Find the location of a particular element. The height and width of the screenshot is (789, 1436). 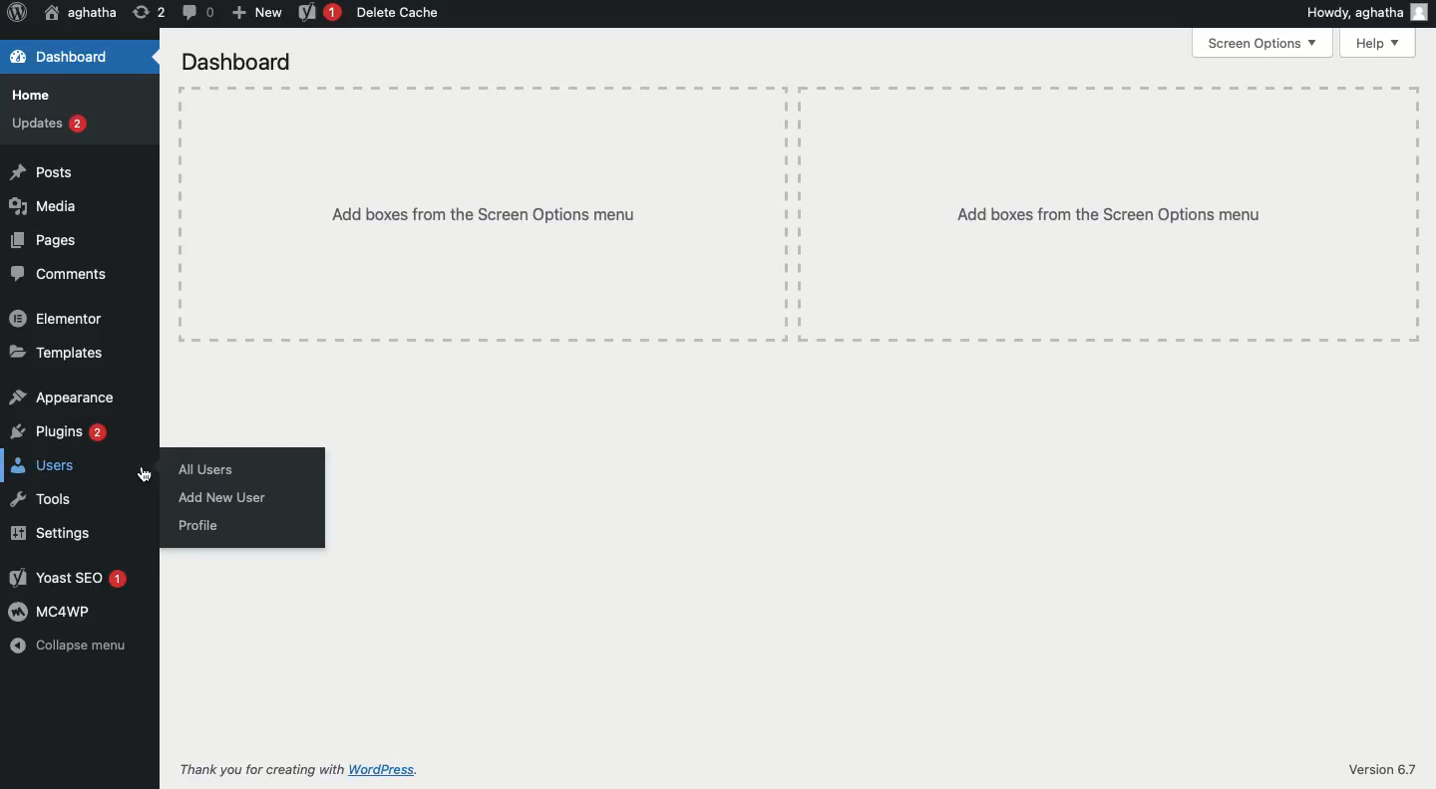

Cursor is located at coordinates (143, 474).